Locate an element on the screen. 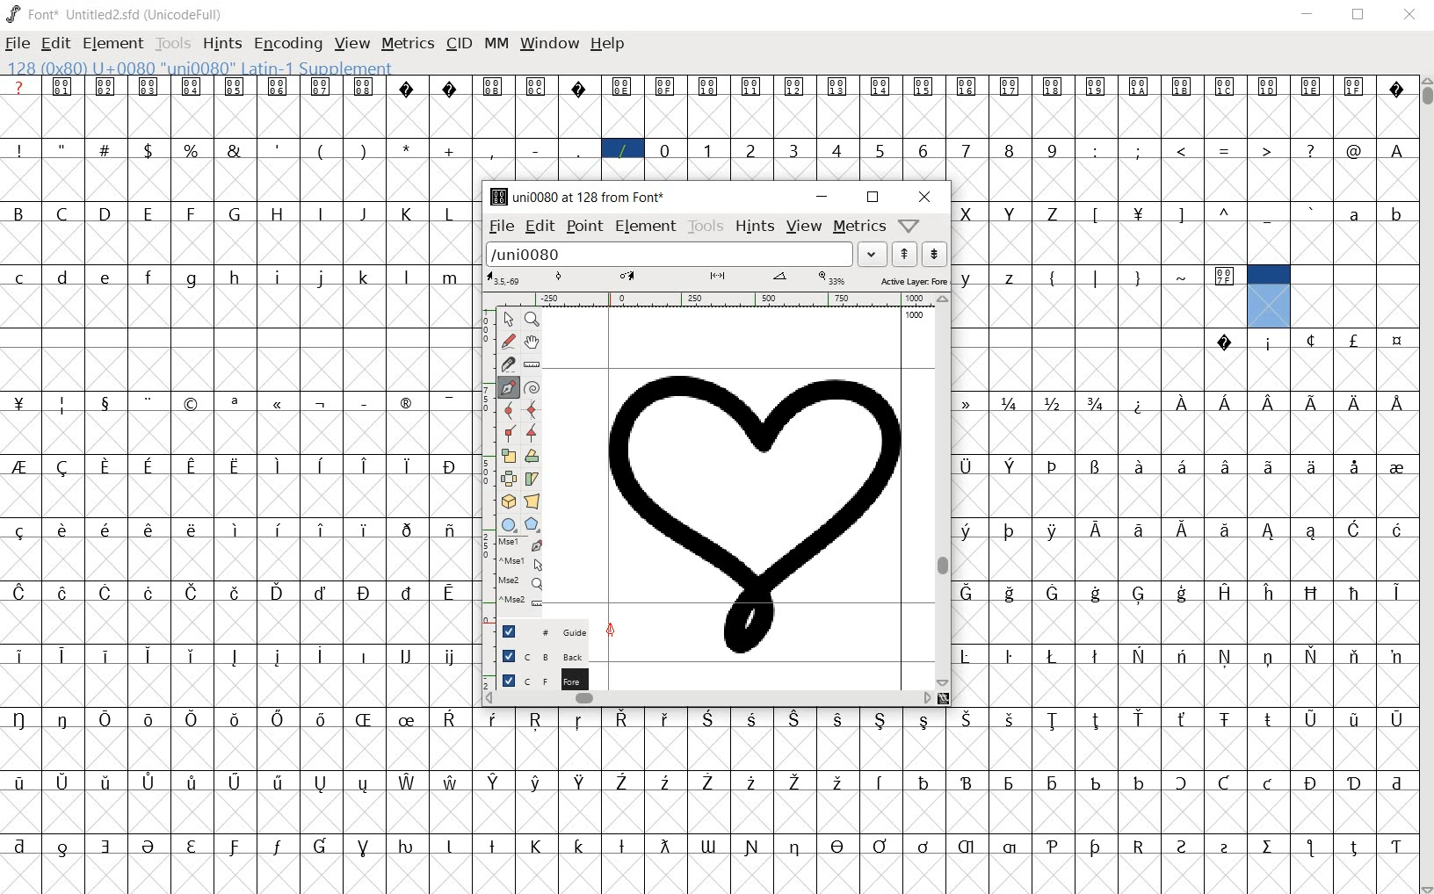  glyph is located at coordinates (1009, 87).